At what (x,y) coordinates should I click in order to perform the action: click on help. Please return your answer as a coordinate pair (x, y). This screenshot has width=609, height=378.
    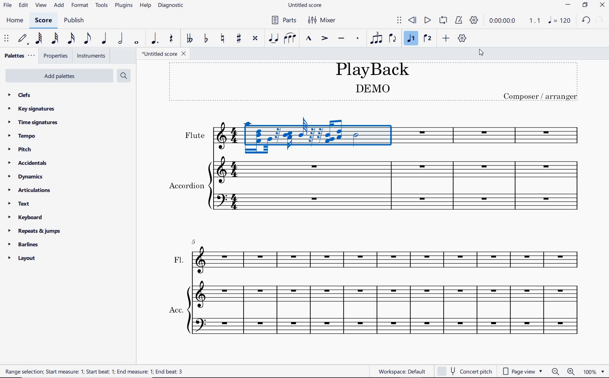
    Looking at the image, I should click on (145, 6).